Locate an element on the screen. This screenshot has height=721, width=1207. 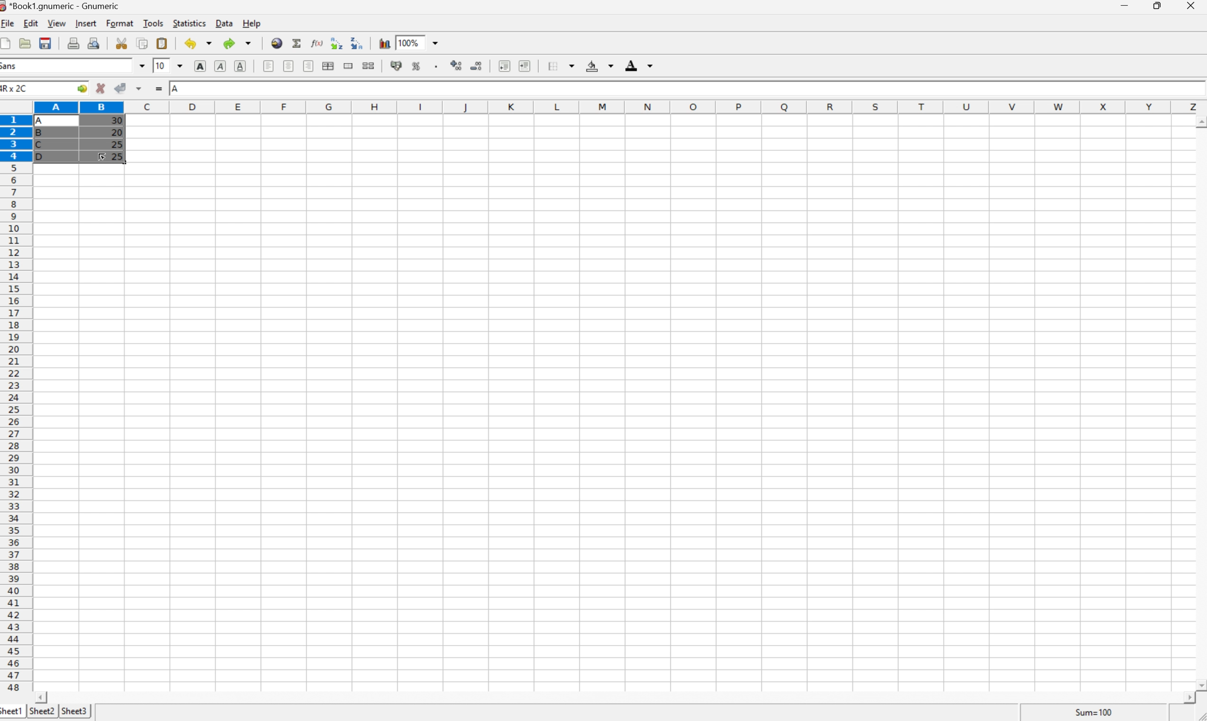
Italic is located at coordinates (220, 65).